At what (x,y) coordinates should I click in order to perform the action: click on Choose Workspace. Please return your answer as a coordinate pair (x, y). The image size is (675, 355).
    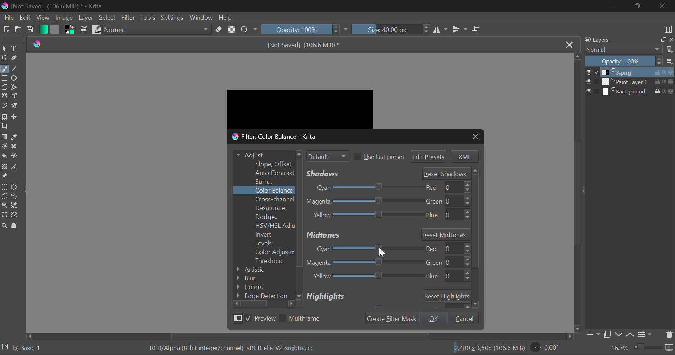
    Looking at the image, I should click on (669, 28).